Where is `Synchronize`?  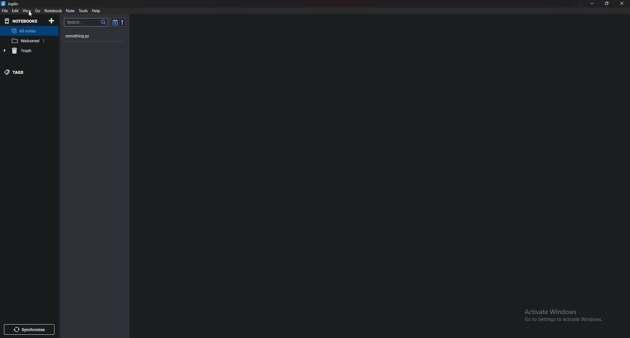 Synchronize is located at coordinates (29, 330).